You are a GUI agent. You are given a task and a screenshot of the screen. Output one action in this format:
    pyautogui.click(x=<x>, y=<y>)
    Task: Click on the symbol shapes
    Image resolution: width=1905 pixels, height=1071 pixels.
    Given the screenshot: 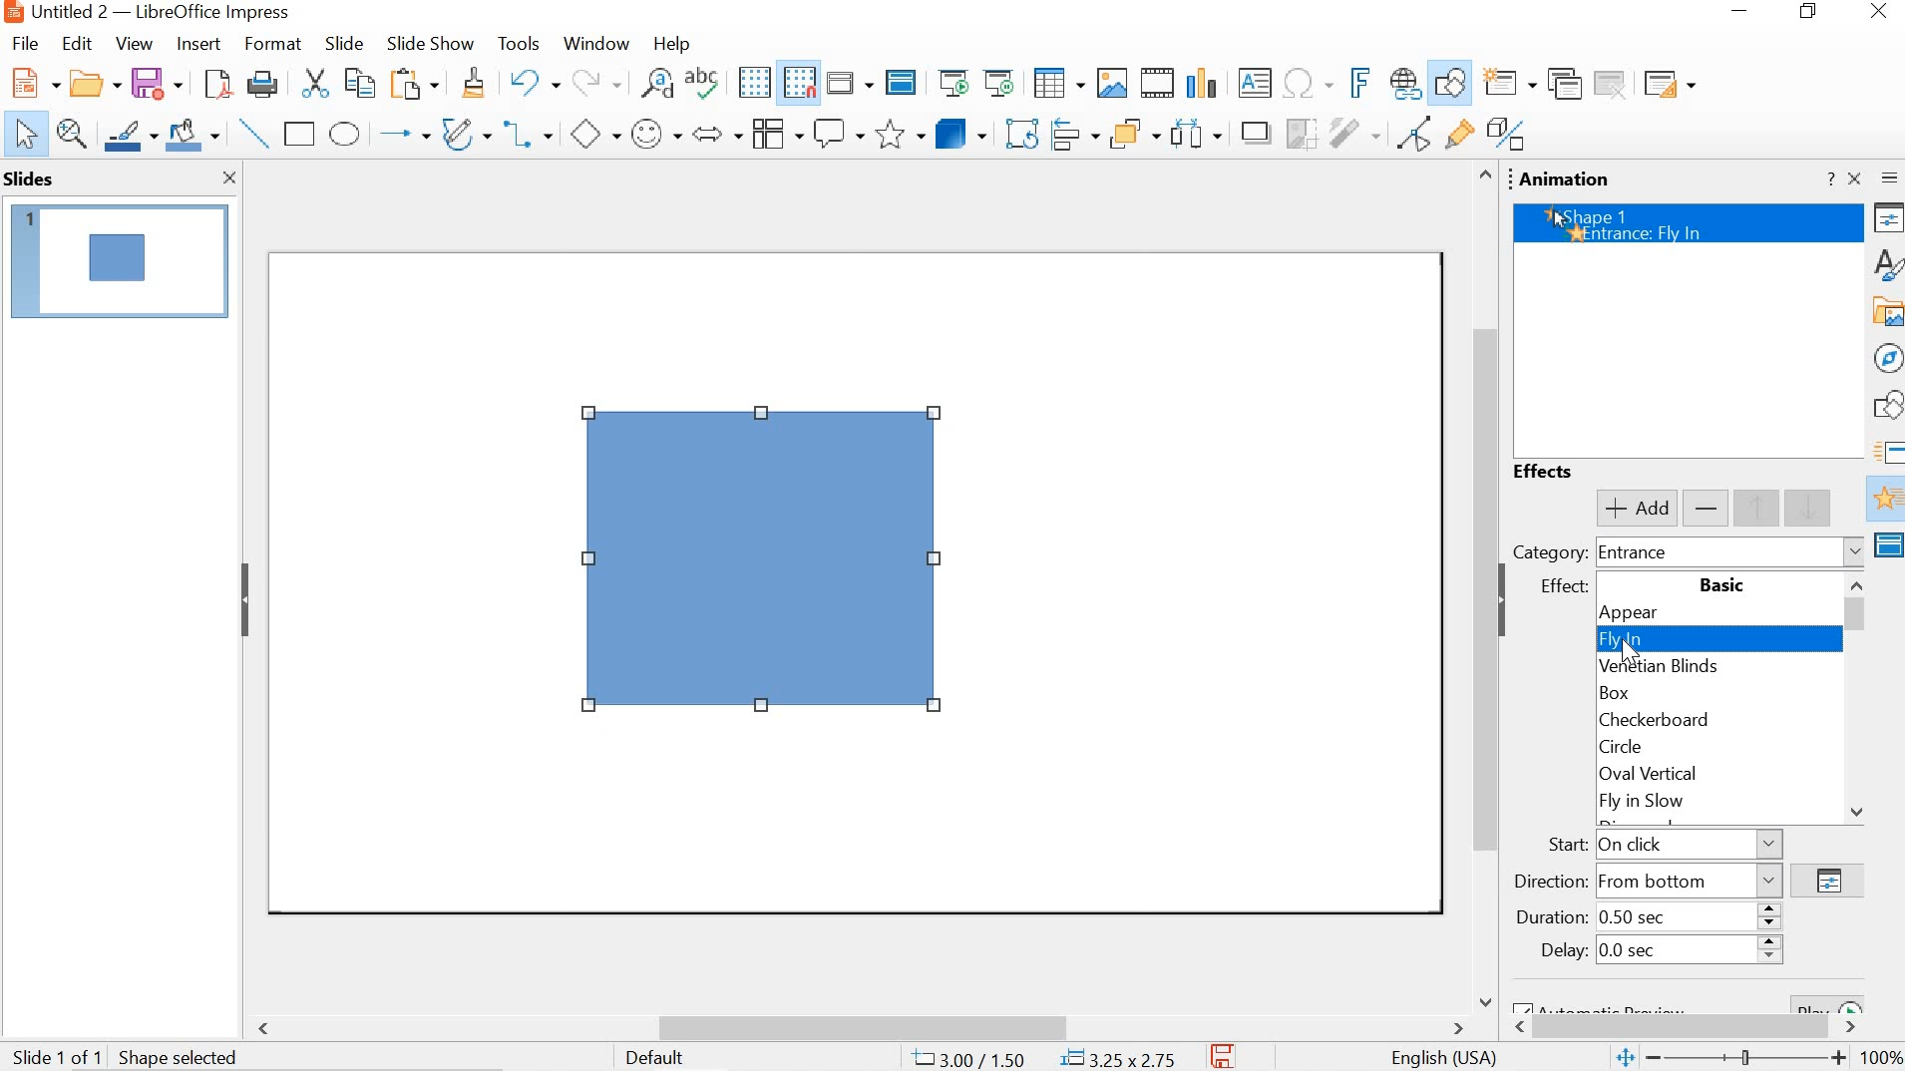 What is the action you would take?
    pyautogui.click(x=656, y=136)
    